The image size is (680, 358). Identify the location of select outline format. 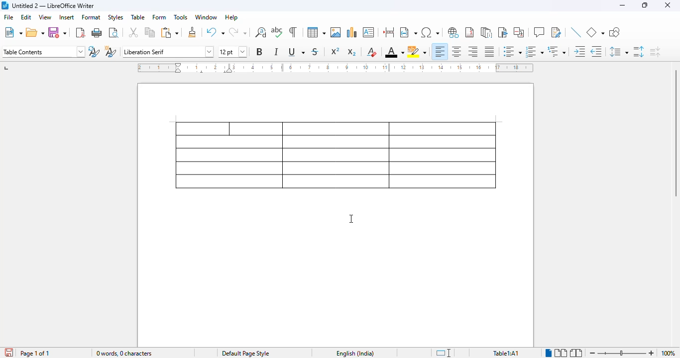
(557, 51).